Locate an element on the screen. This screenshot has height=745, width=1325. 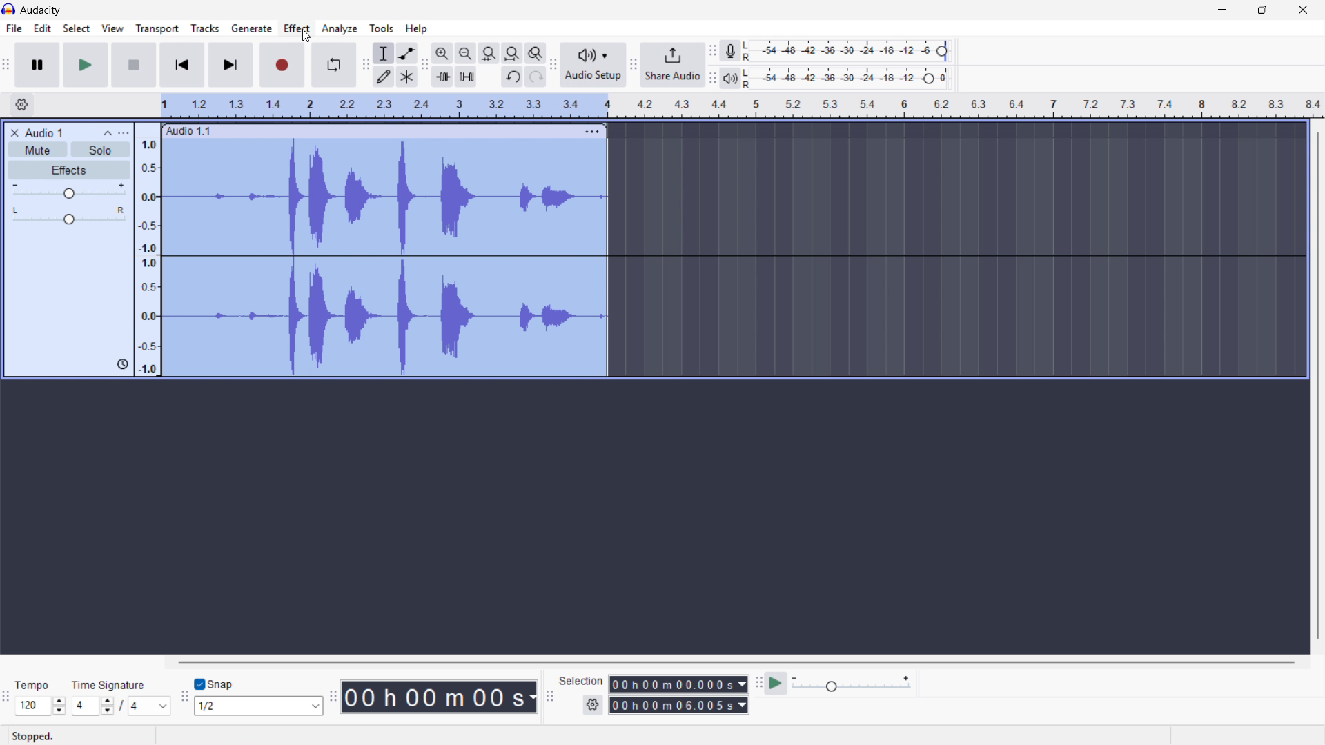
Close is located at coordinates (1304, 10).